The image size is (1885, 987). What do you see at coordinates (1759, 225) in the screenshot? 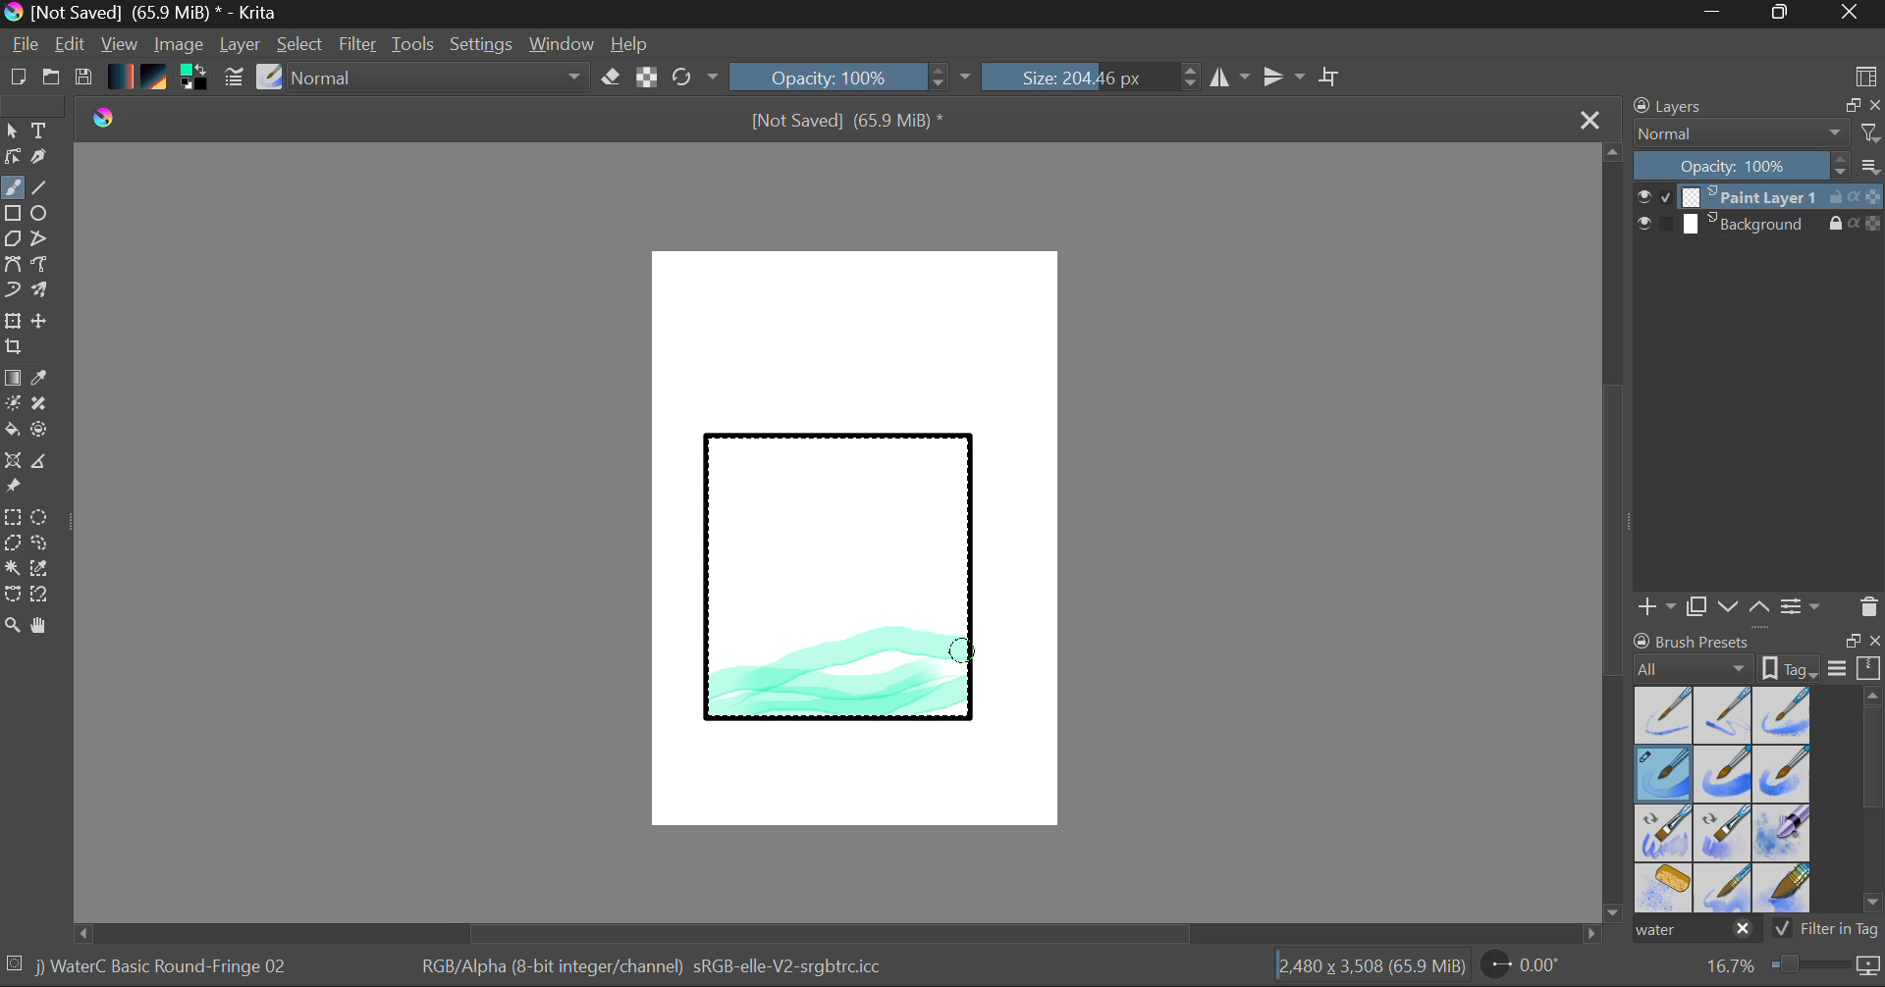
I see `Background Layer` at bounding box center [1759, 225].